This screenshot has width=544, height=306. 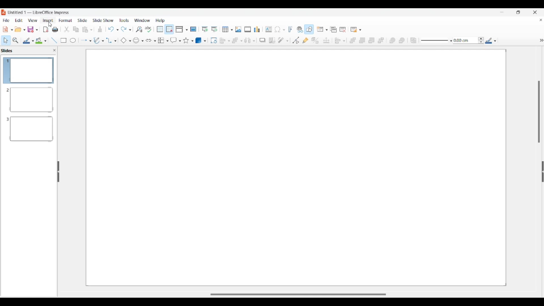 What do you see at coordinates (518, 12) in the screenshot?
I see `Show in smaller tab` at bounding box center [518, 12].